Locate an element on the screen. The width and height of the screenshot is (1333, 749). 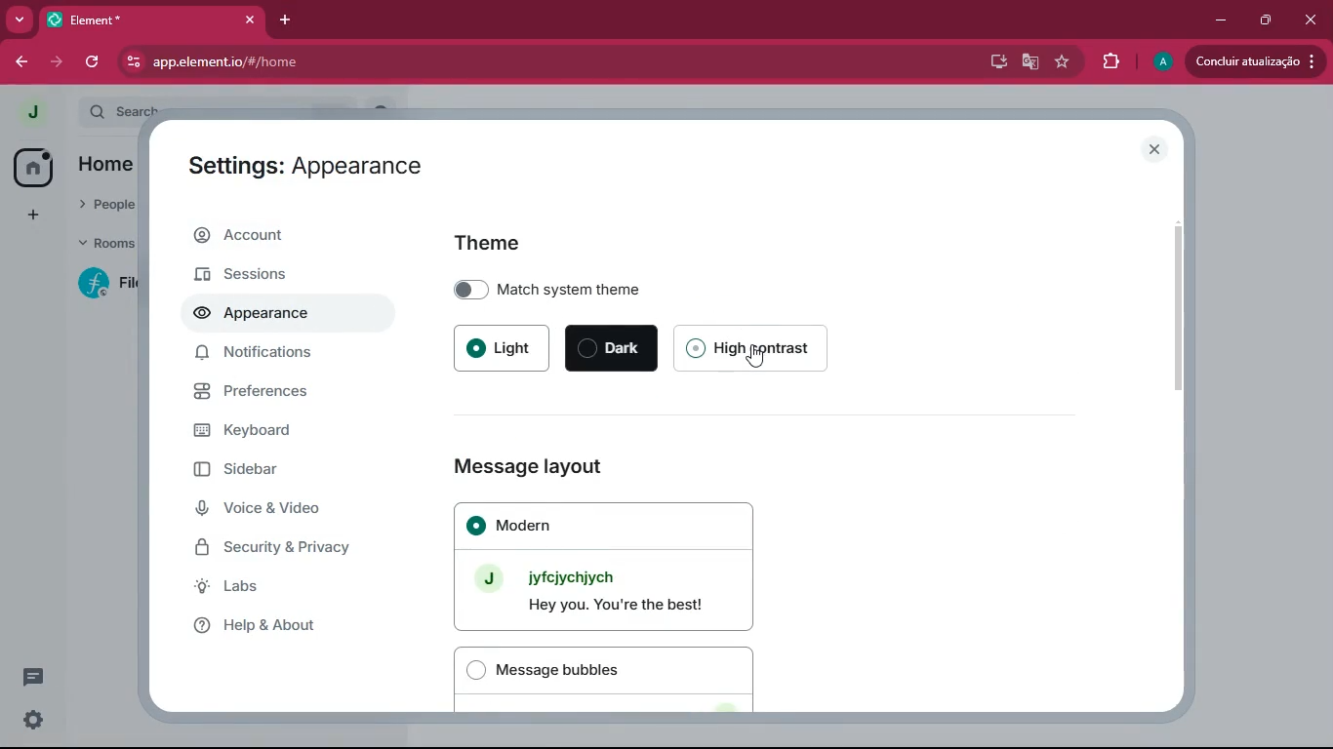
app.elementio/#/home is located at coordinates (356, 63).